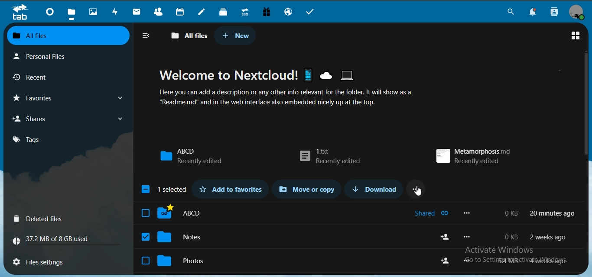 The image size is (592, 277). Describe the element at coordinates (374, 189) in the screenshot. I see `download` at that location.